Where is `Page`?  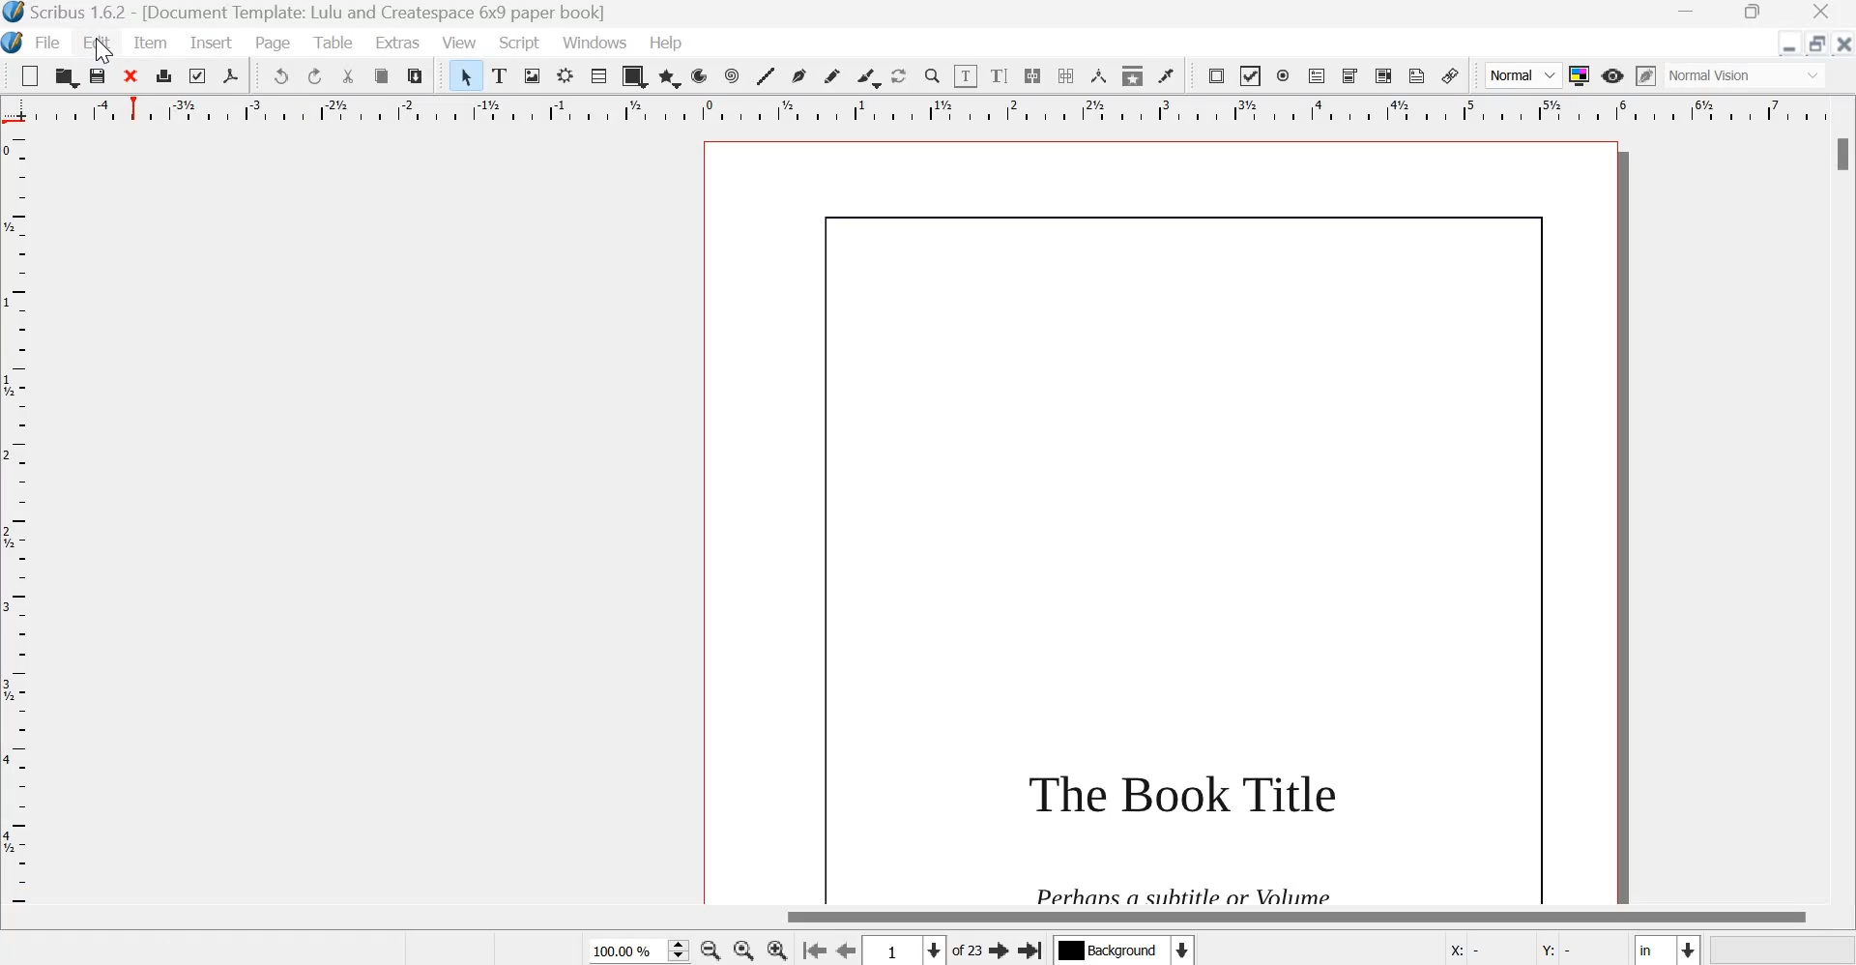
Page is located at coordinates (273, 44).